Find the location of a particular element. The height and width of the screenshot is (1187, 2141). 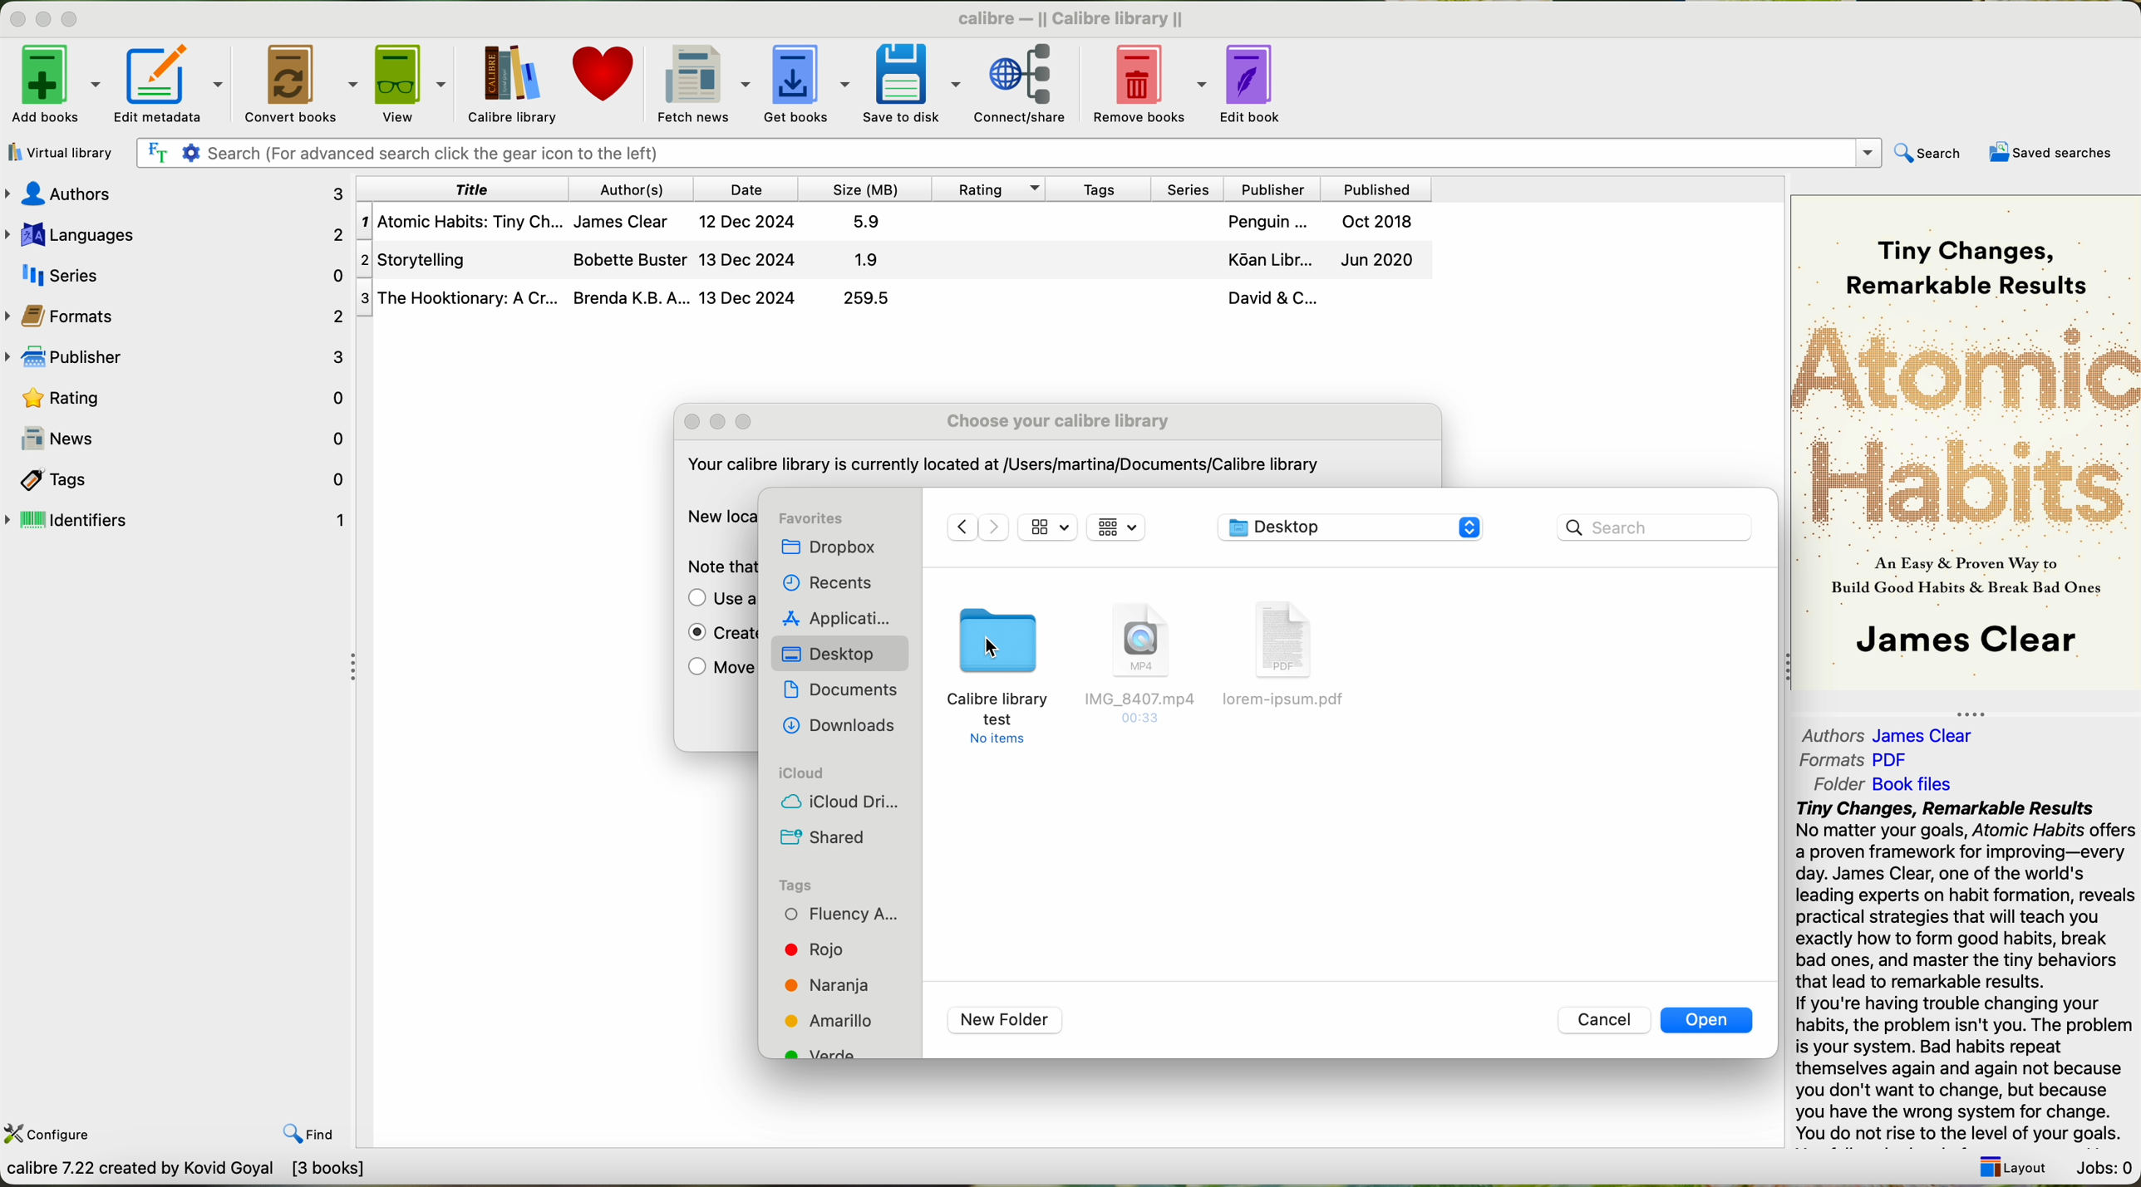

move is located at coordinates (717, 600).